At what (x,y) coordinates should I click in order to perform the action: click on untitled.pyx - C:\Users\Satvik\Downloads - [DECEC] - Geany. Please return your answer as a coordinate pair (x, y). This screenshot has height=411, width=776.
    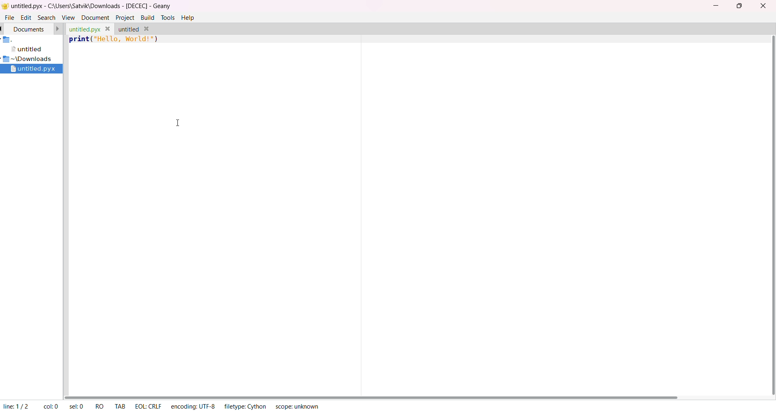
    Looking at the image, I should click on (92, 5).